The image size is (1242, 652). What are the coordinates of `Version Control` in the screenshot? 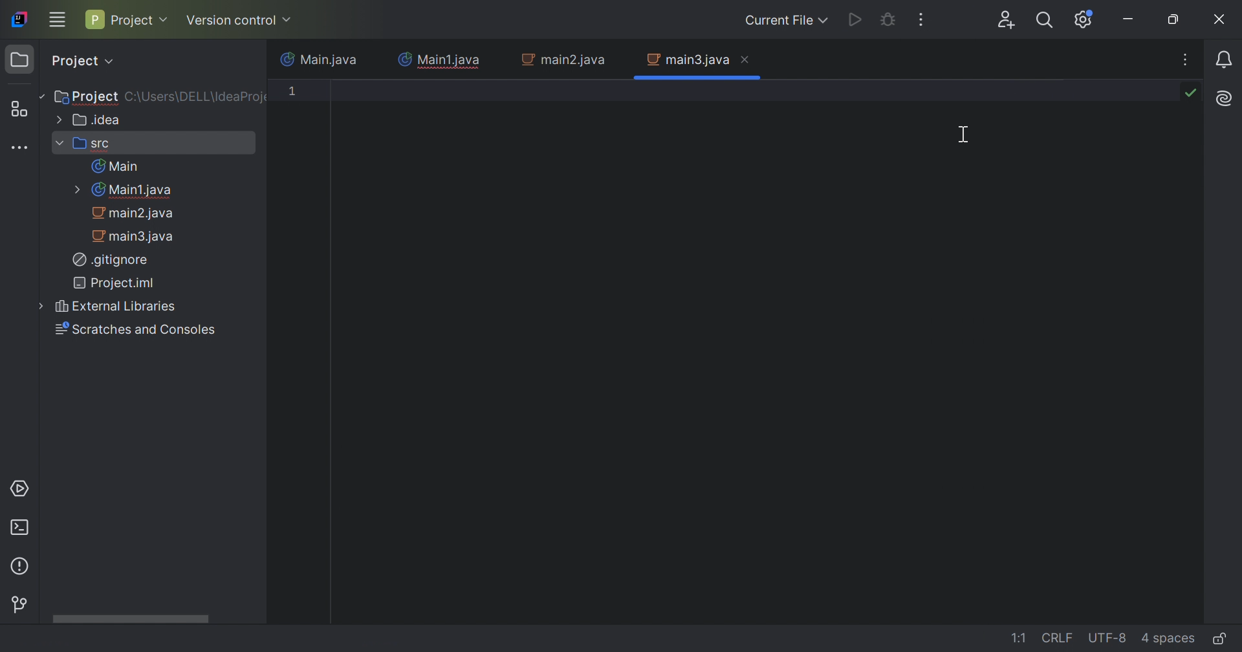 It's located at (239, 18).